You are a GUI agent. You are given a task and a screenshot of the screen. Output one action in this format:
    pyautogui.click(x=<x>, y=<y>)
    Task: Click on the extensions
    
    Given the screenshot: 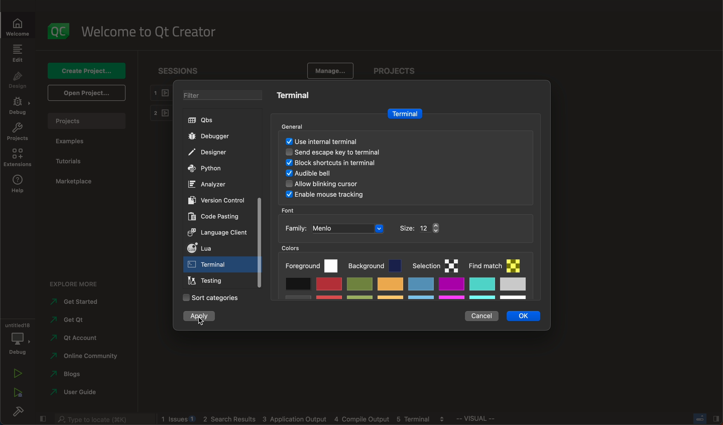 What is the action you would take?
    pyautogui.click(x=19, y=158)
    